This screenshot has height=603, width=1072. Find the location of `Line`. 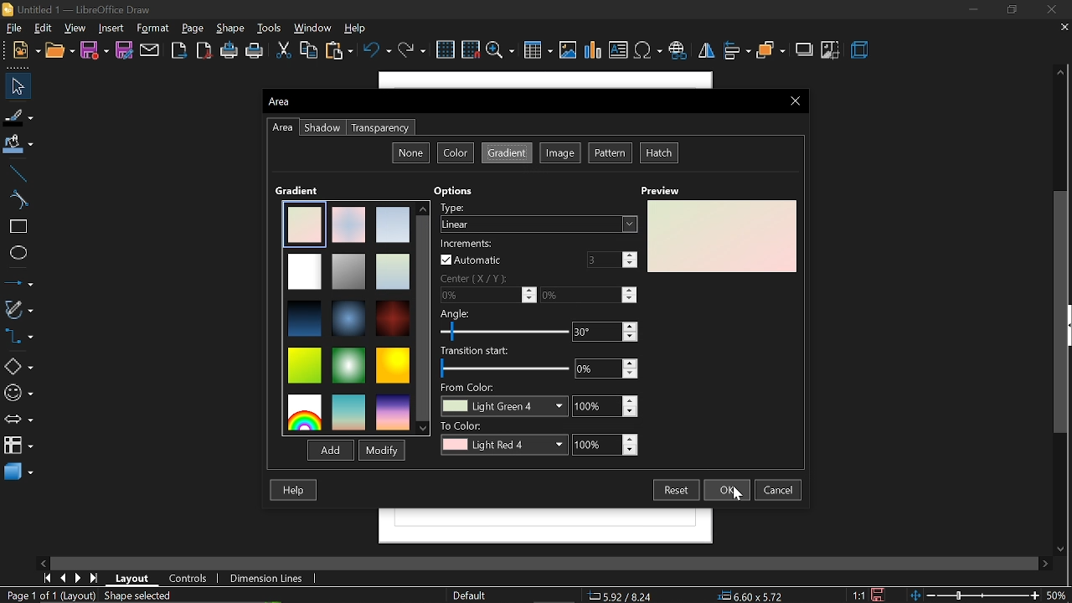

Line is located at coordinates (15, 172).